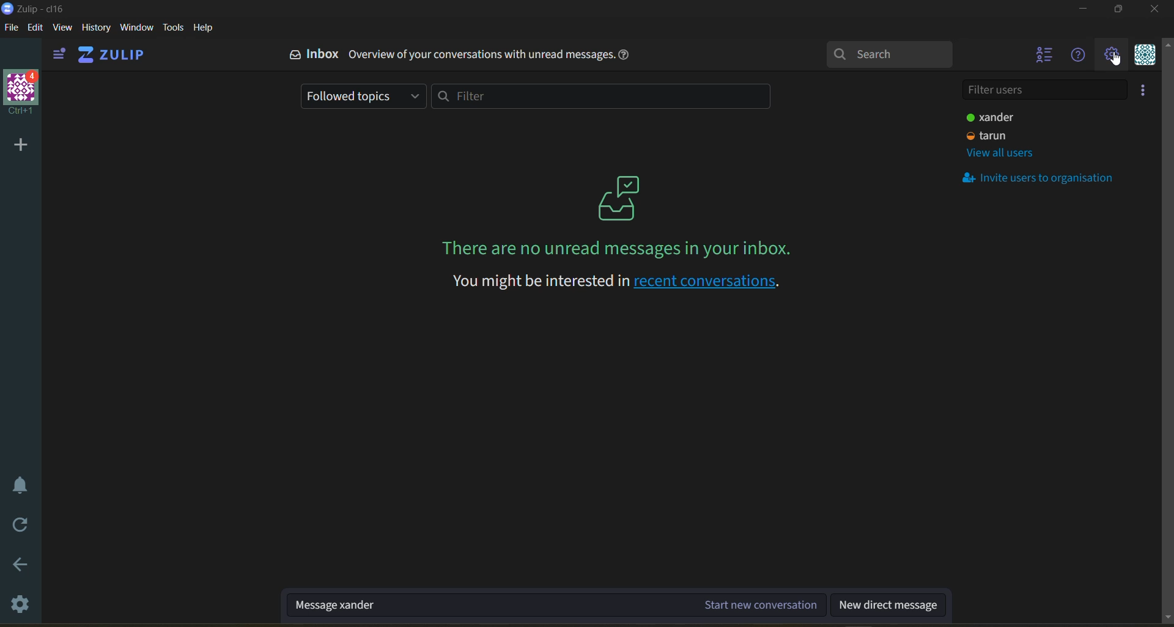 Image resolution: width=1174 pixels, height=627 pixels. I want to click on organisation name and profile picture, so click(21, 93).